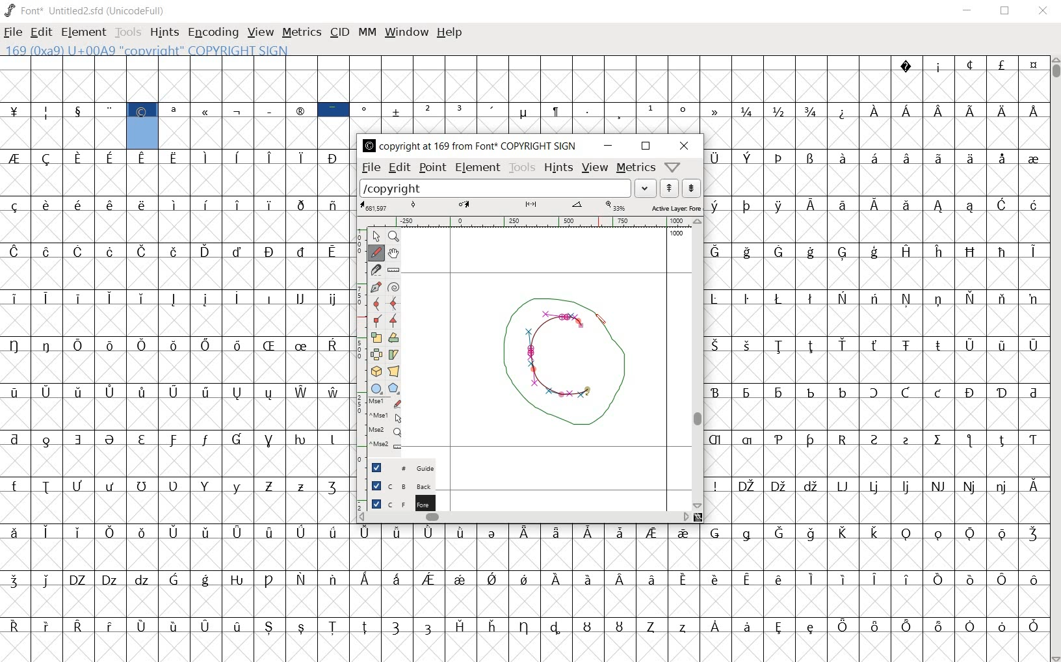  What do you see at coordinates (301, 32) in the screenshot?
I see `metrics` at bounding box center [301, 32].